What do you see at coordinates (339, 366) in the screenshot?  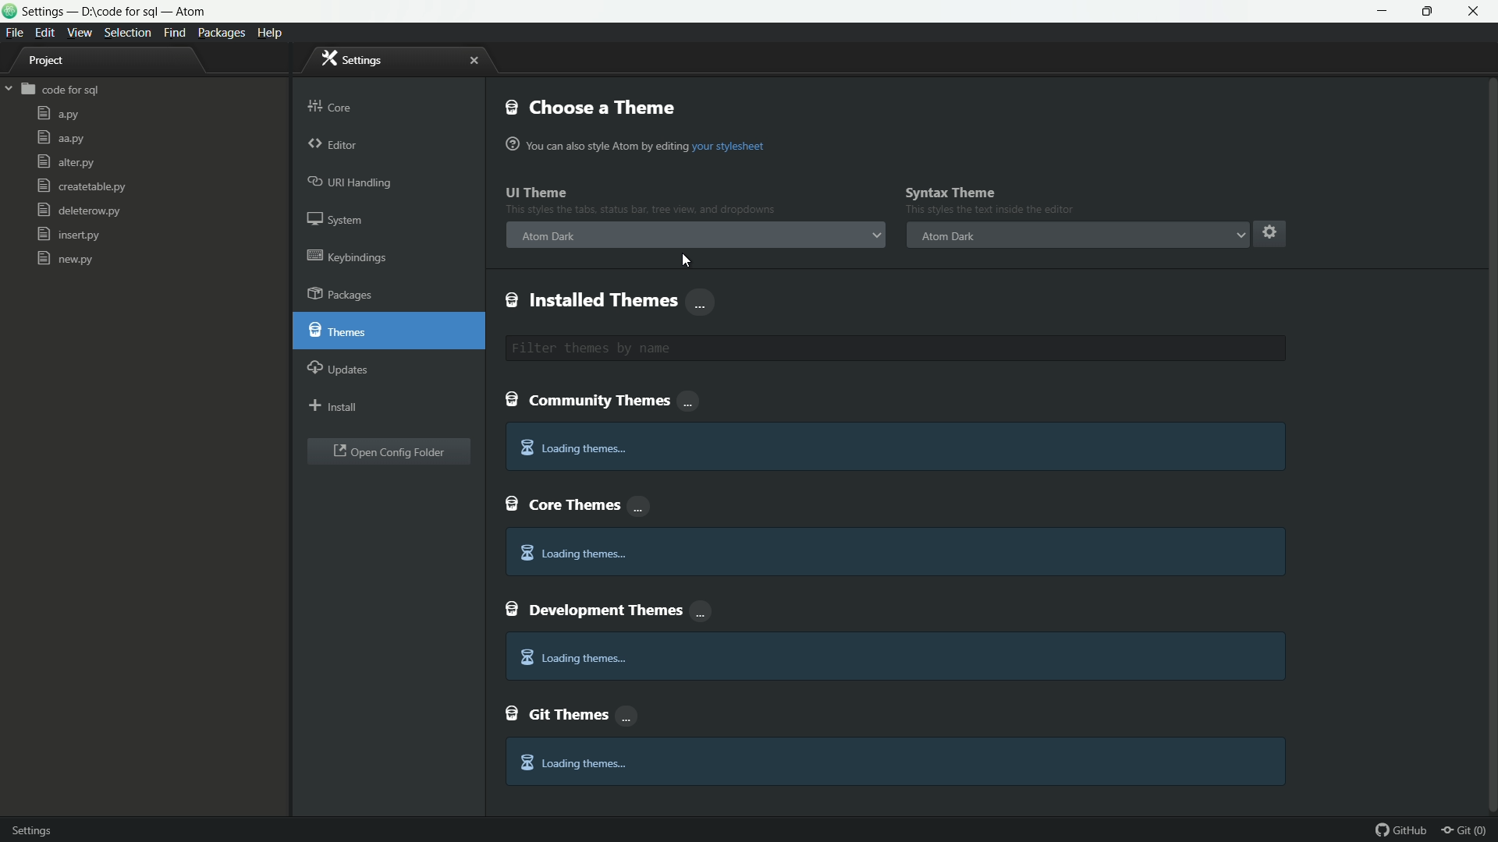 I see `updates` at bounding box center [339, 366].